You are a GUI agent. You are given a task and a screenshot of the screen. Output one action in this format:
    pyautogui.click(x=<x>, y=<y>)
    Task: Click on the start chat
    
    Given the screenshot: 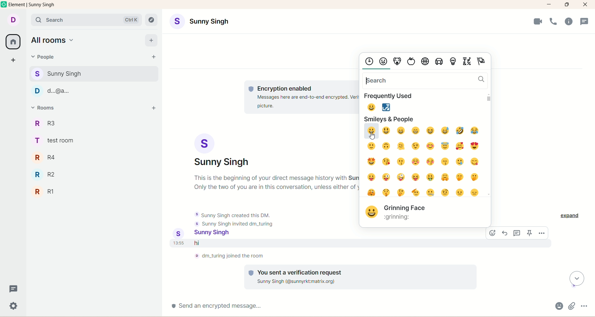 What is the action you would take?
    pyautogui.click(x=153, y=57)
    